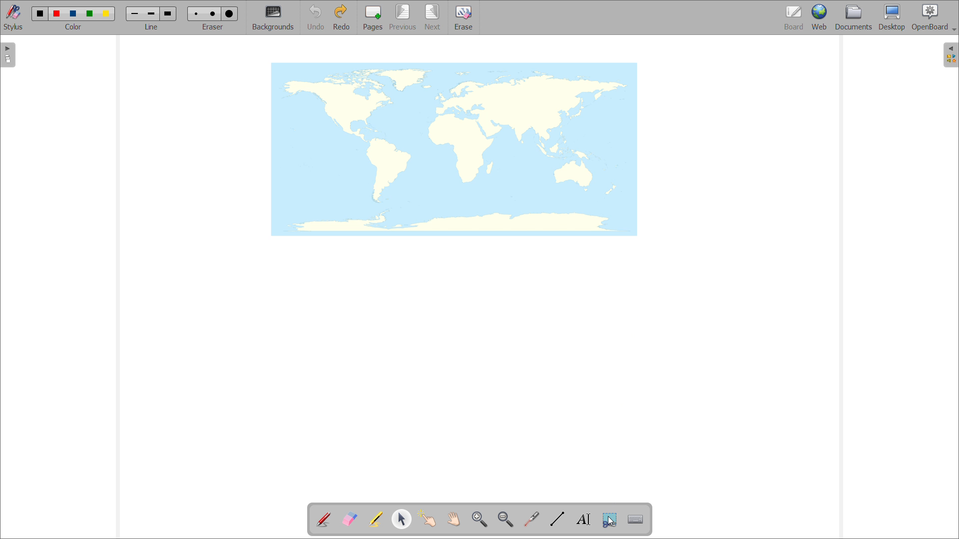 The image size is (959, 539). I want to click on virtual keyboard, so click(636, 520).